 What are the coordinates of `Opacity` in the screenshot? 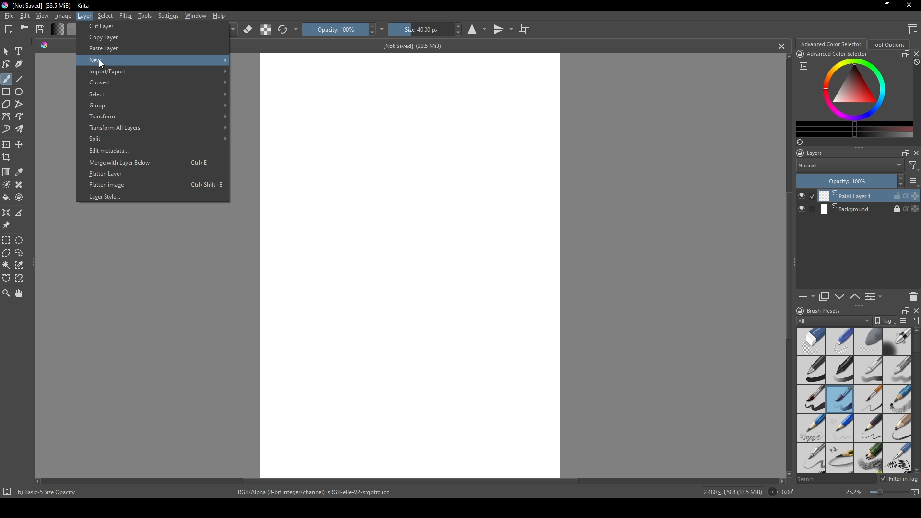 It's located at (334, 29).